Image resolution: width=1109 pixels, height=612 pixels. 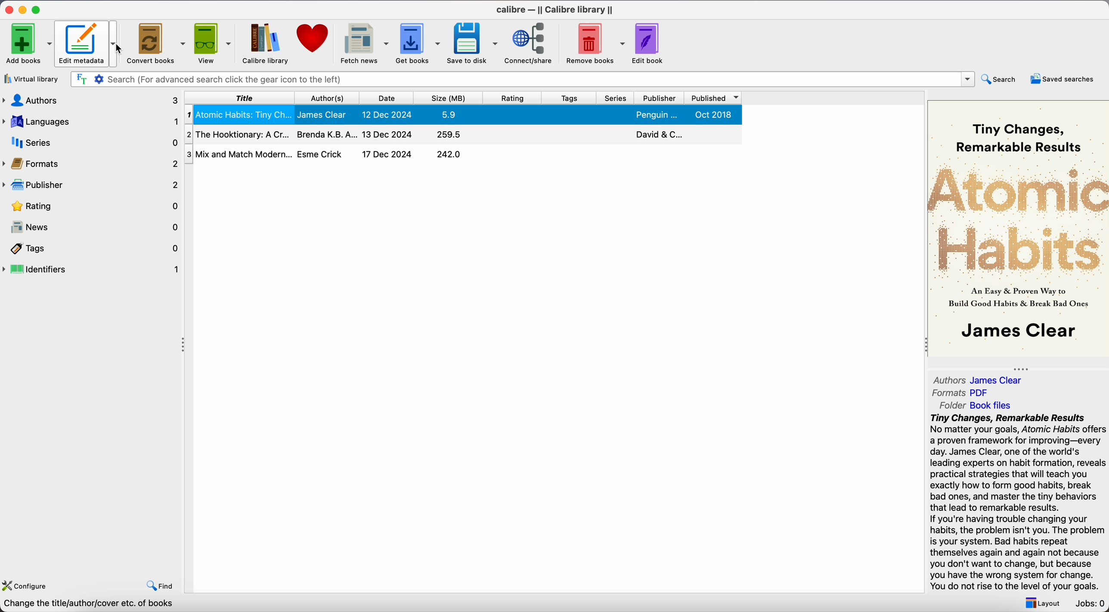 I want to click on date, so click(x=386, y=98).